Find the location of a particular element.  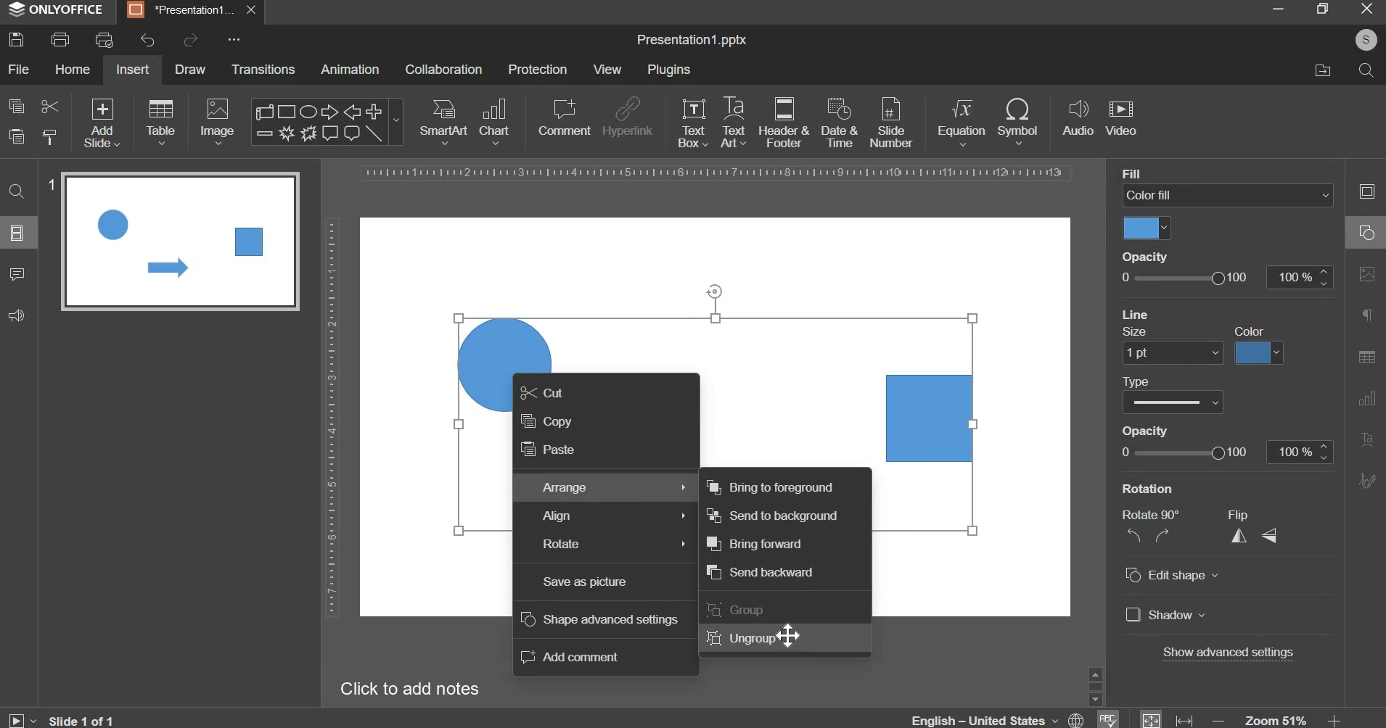

* ONLYOFFICE is located at coordinates (57, 9).